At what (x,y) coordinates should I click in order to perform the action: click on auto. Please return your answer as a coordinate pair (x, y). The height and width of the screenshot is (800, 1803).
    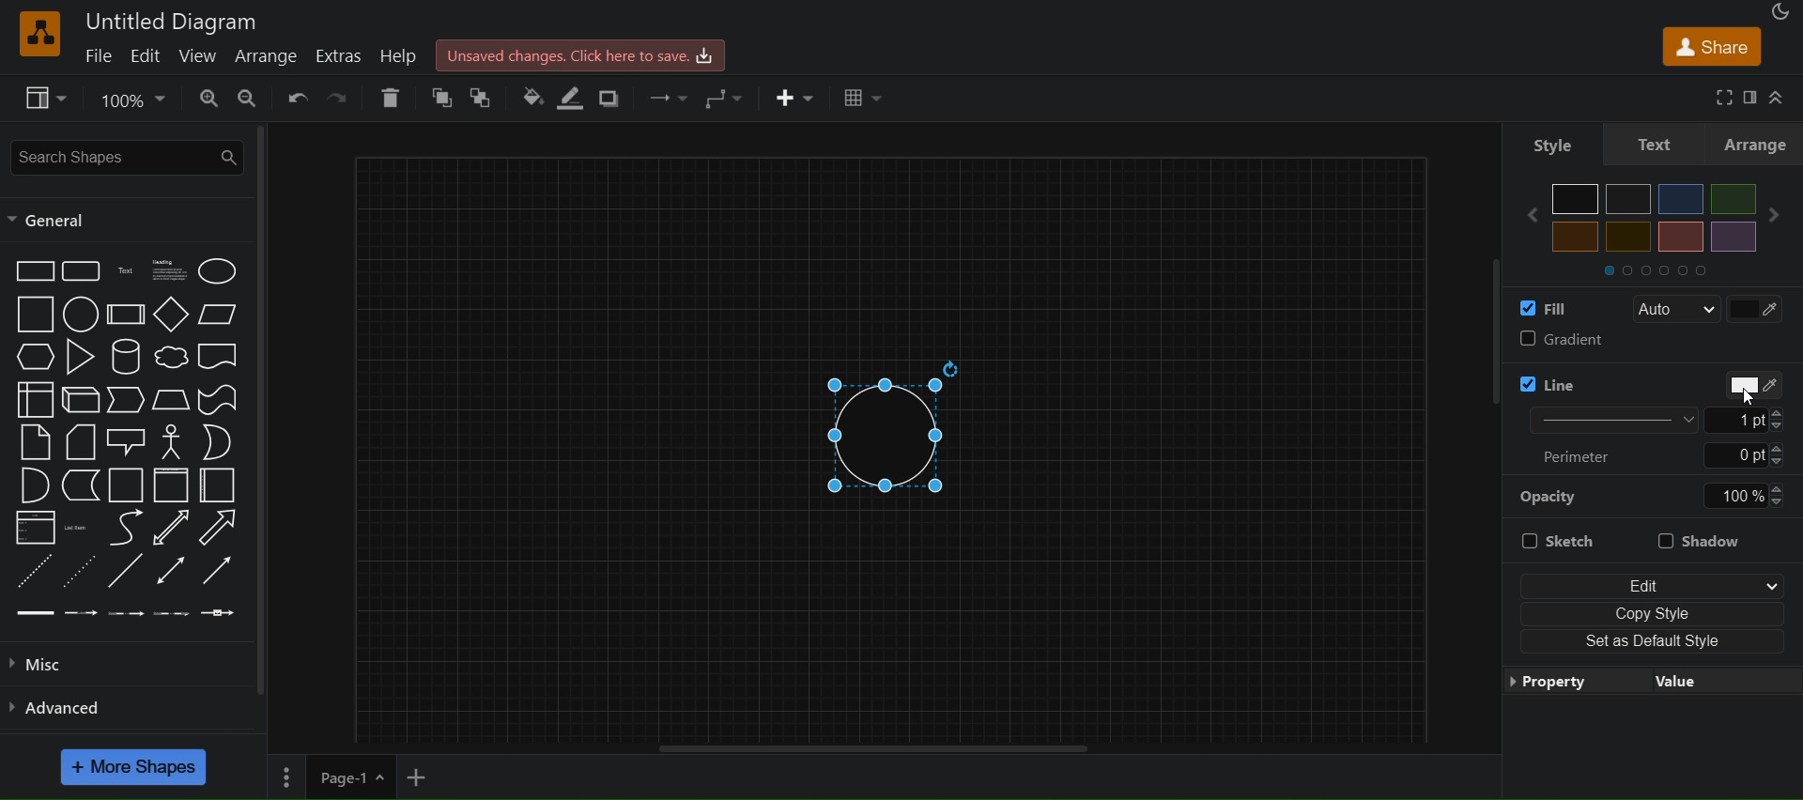
    Looking at the image, I should click on (1675, 310).